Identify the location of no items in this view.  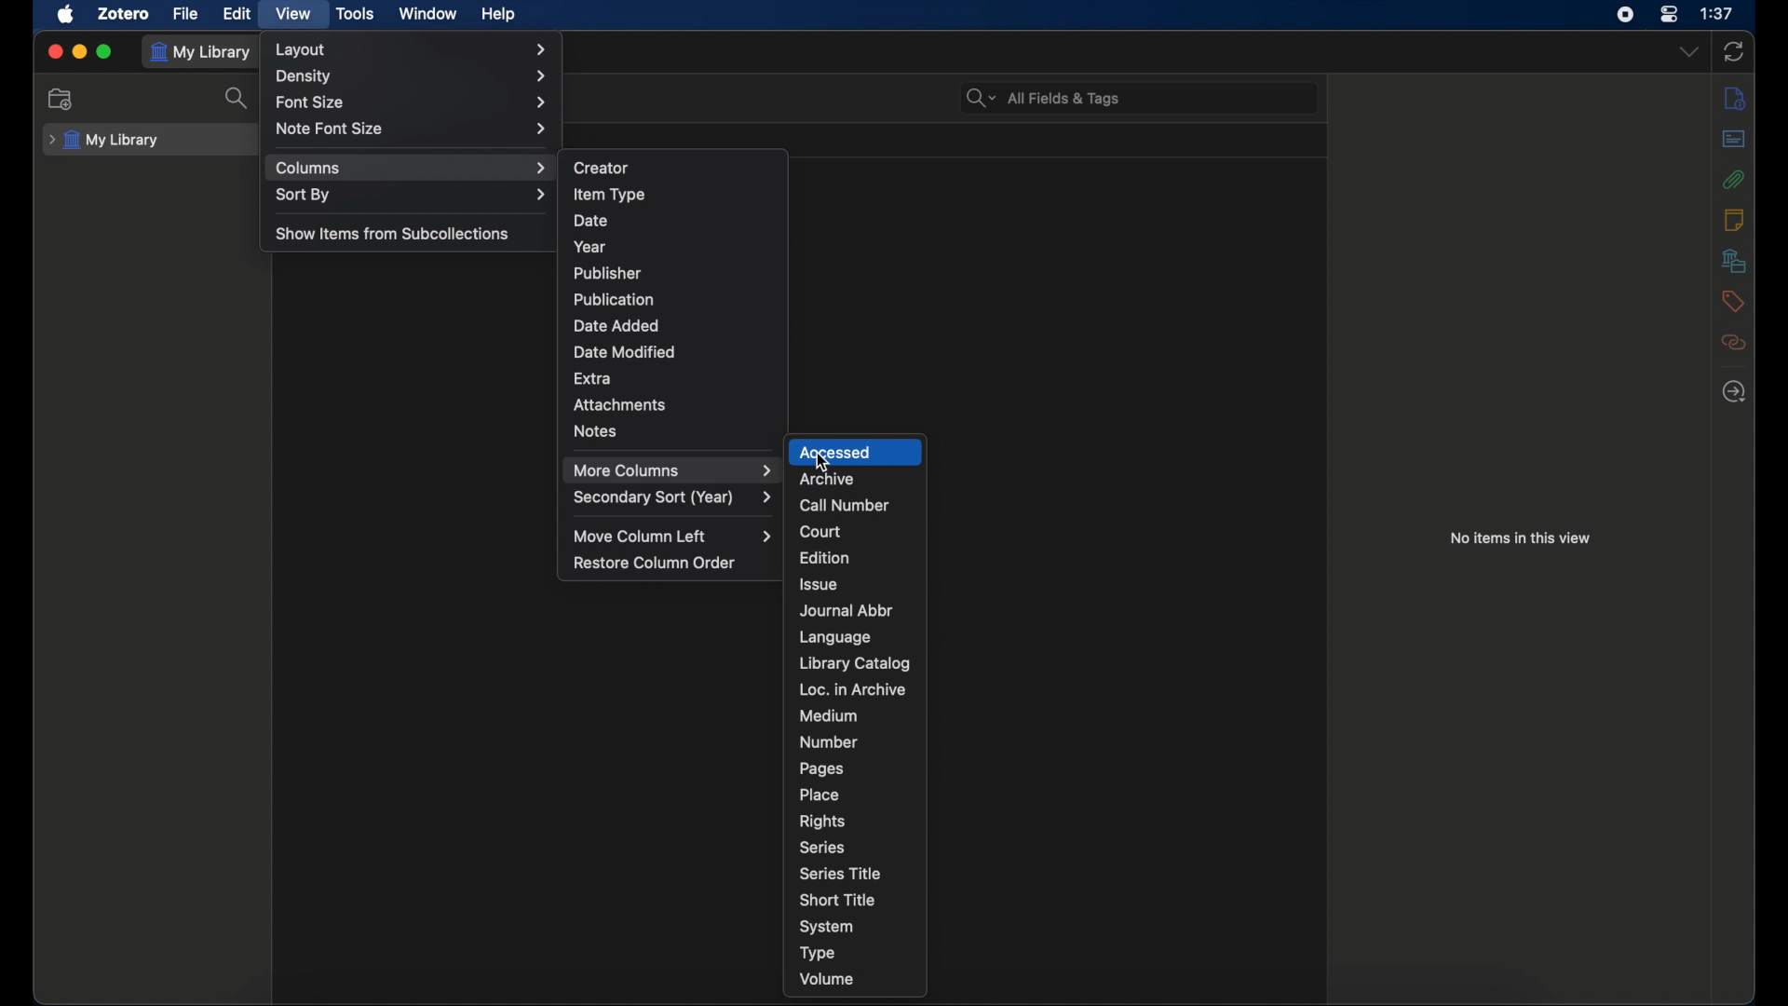
(1521, 538).